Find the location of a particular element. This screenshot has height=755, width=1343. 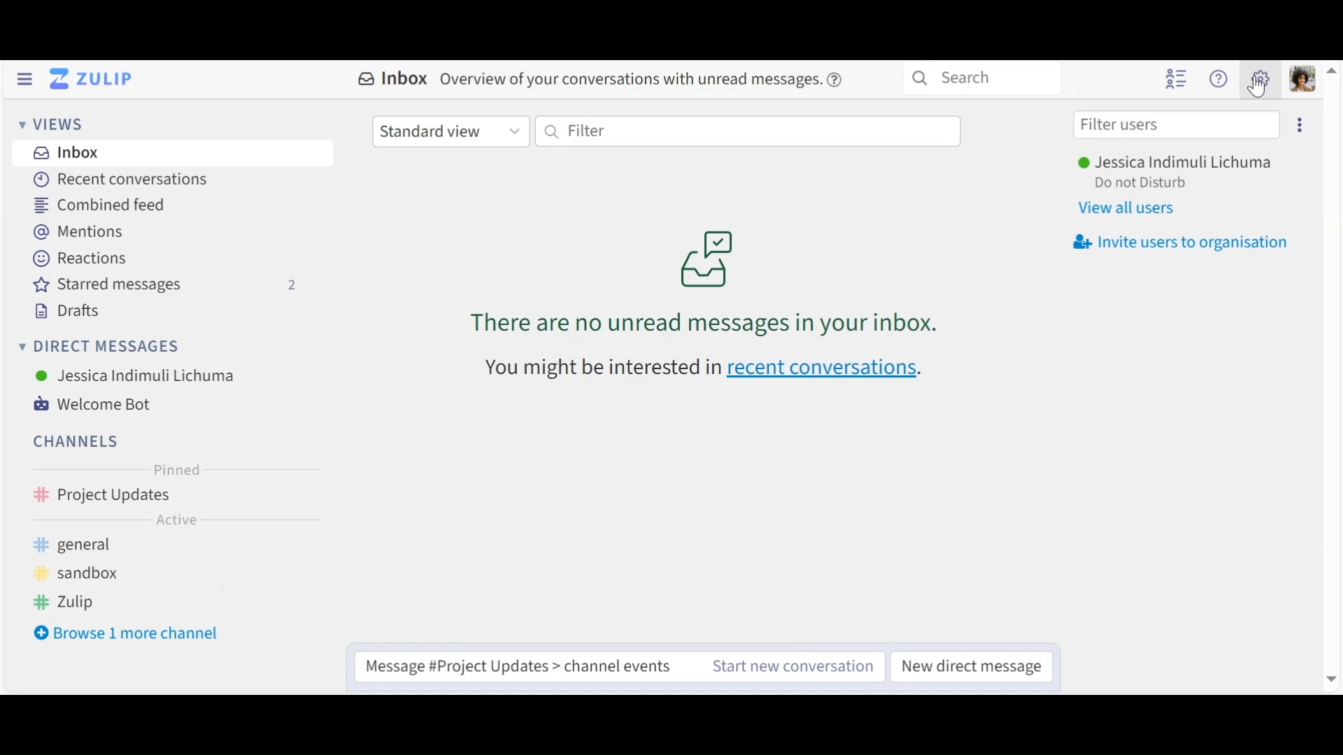

Compose message is located at coordinates (526, 666).